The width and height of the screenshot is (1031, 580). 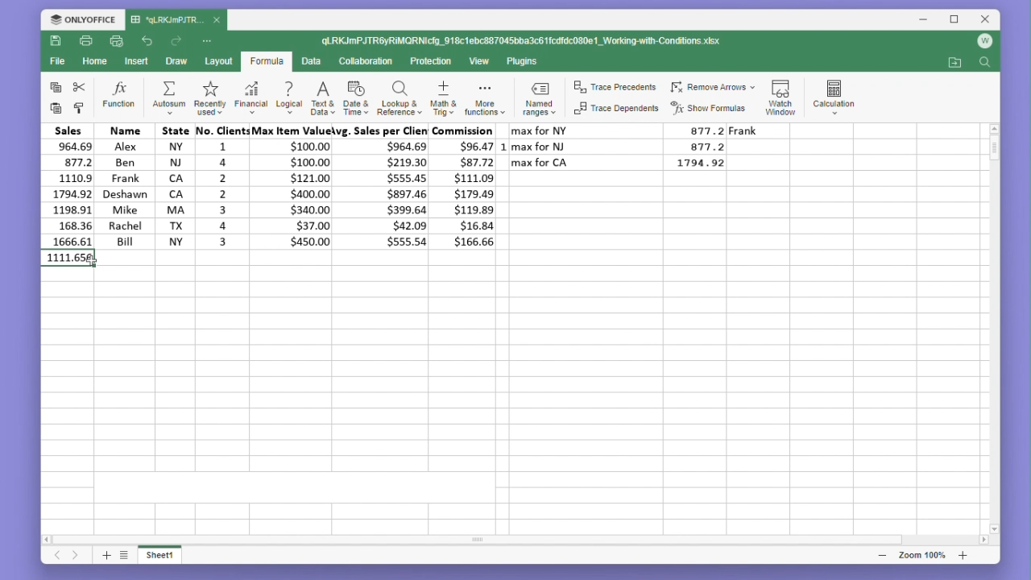 What do you see at coordinates (384, 186) in the screenshot?
I see `avg. sales per client` at bounding box center [384, 186].